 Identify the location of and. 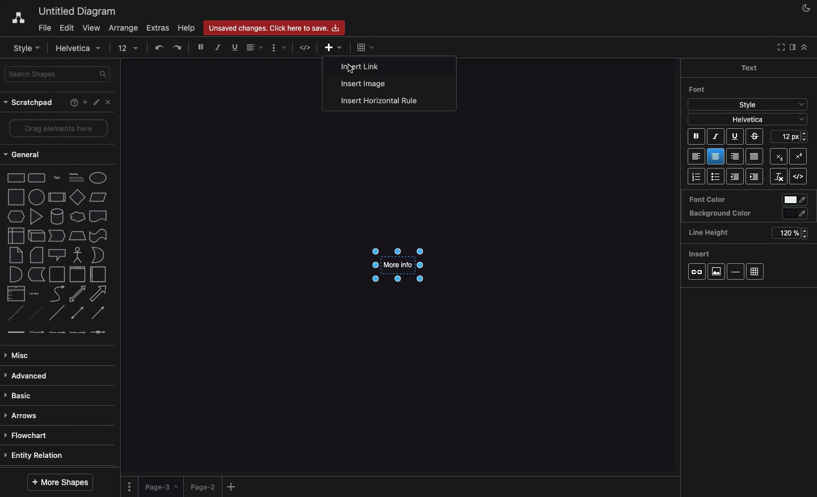
(16, 275).